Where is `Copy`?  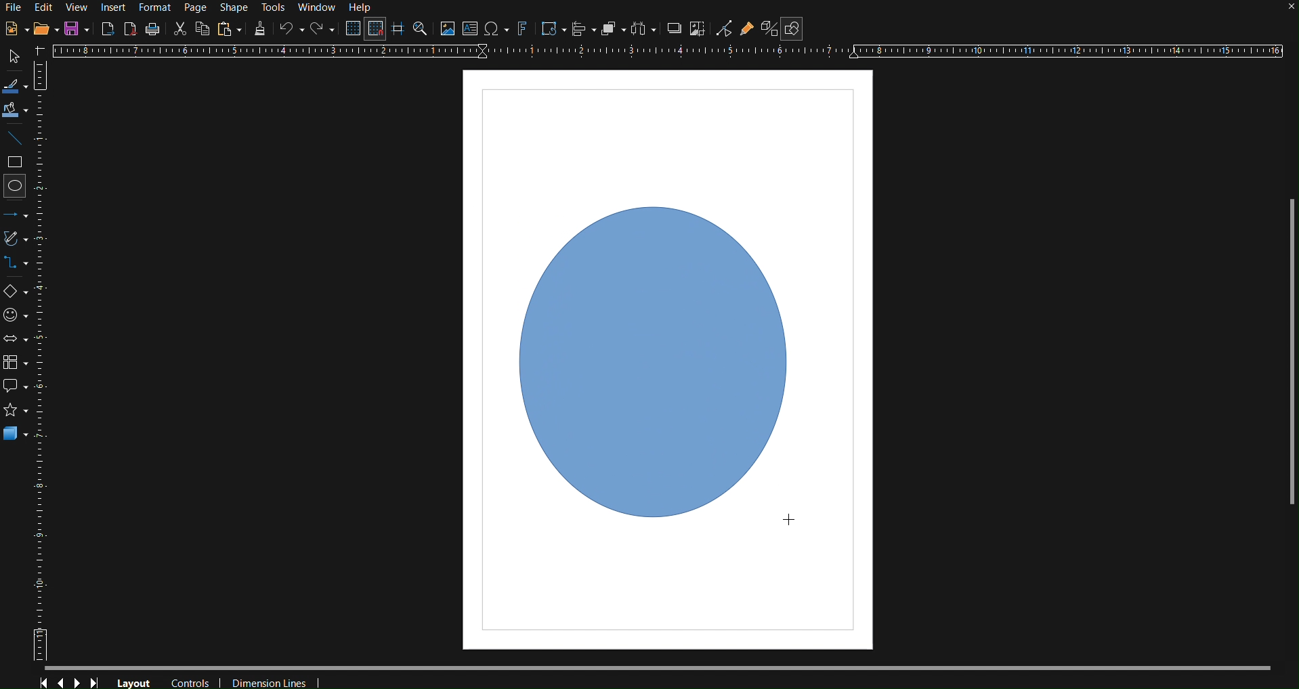
Copy is located at coordinates (203, 28).